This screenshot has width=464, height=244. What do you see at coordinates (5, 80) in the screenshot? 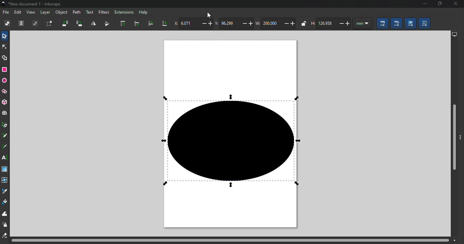
I see `Ellipse/arc tool` at bounding box center [5, 80].